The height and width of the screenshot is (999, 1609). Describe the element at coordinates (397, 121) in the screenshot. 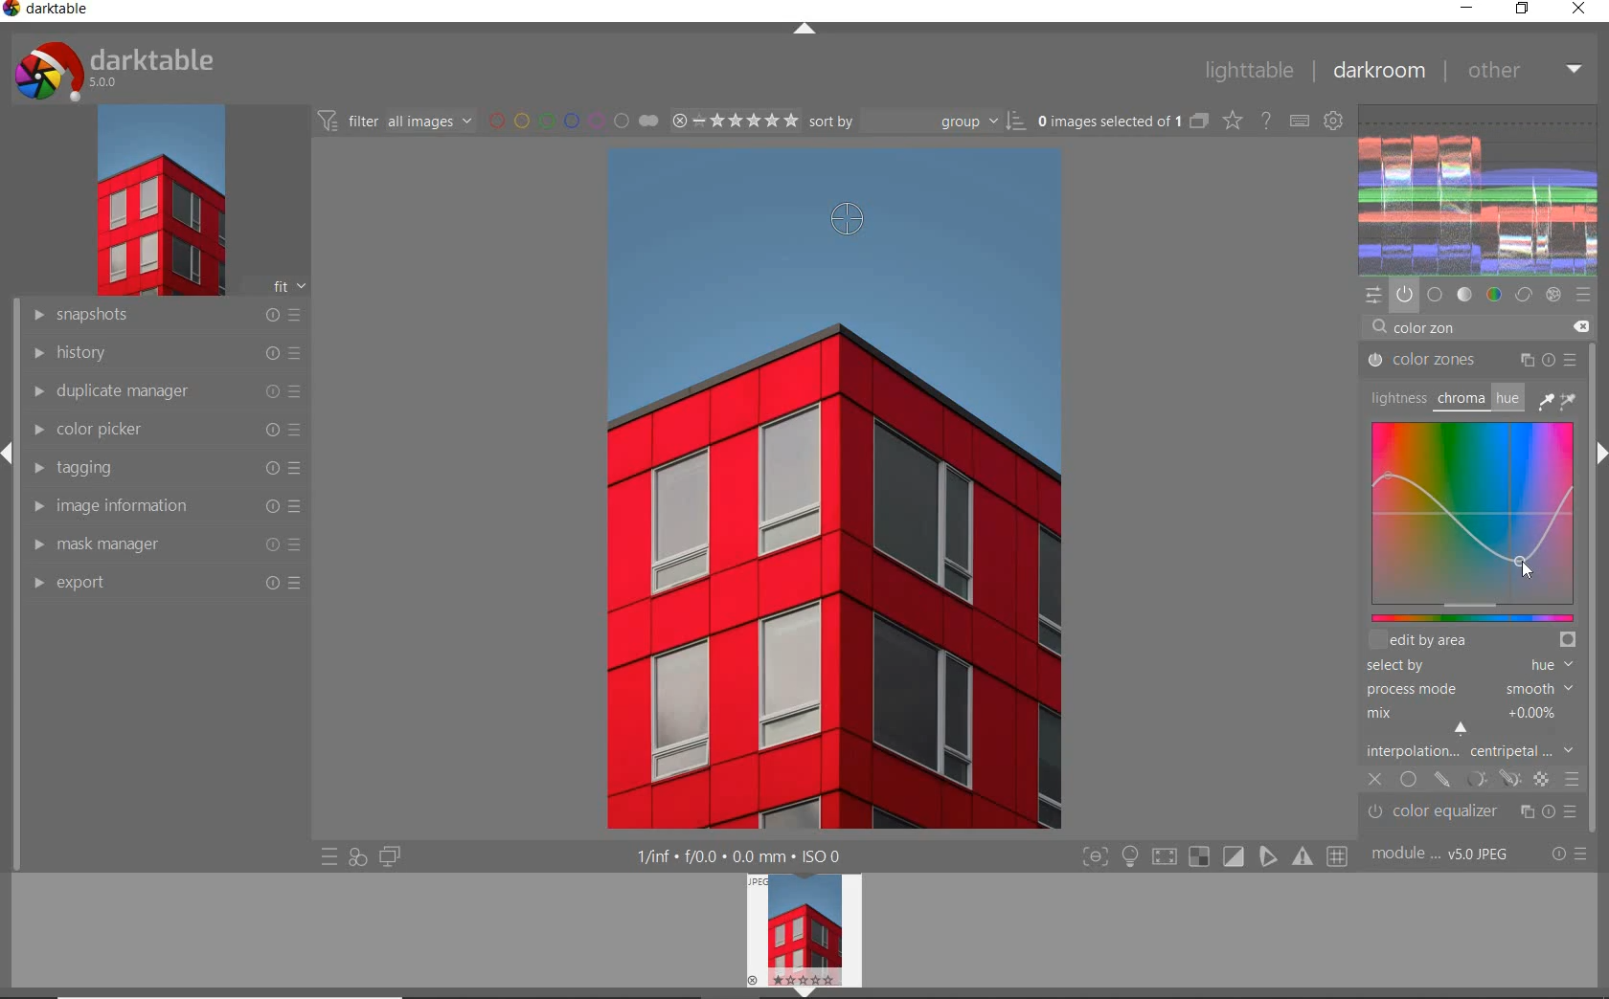

I see `filter all images` at that location.